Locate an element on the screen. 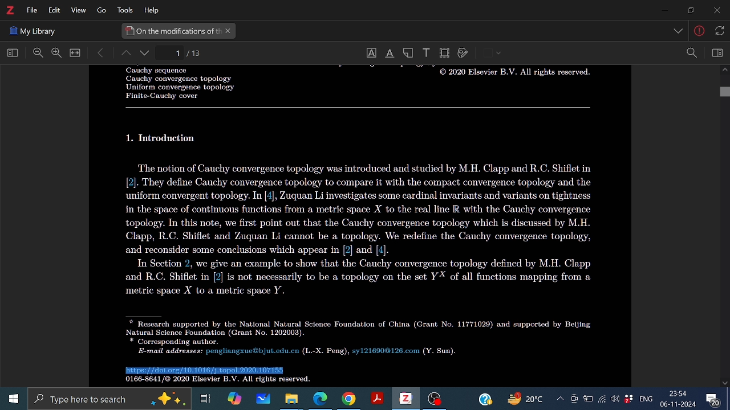 The height and width of the screenshot is (410, 730). language is located at coordinates (644, 398).